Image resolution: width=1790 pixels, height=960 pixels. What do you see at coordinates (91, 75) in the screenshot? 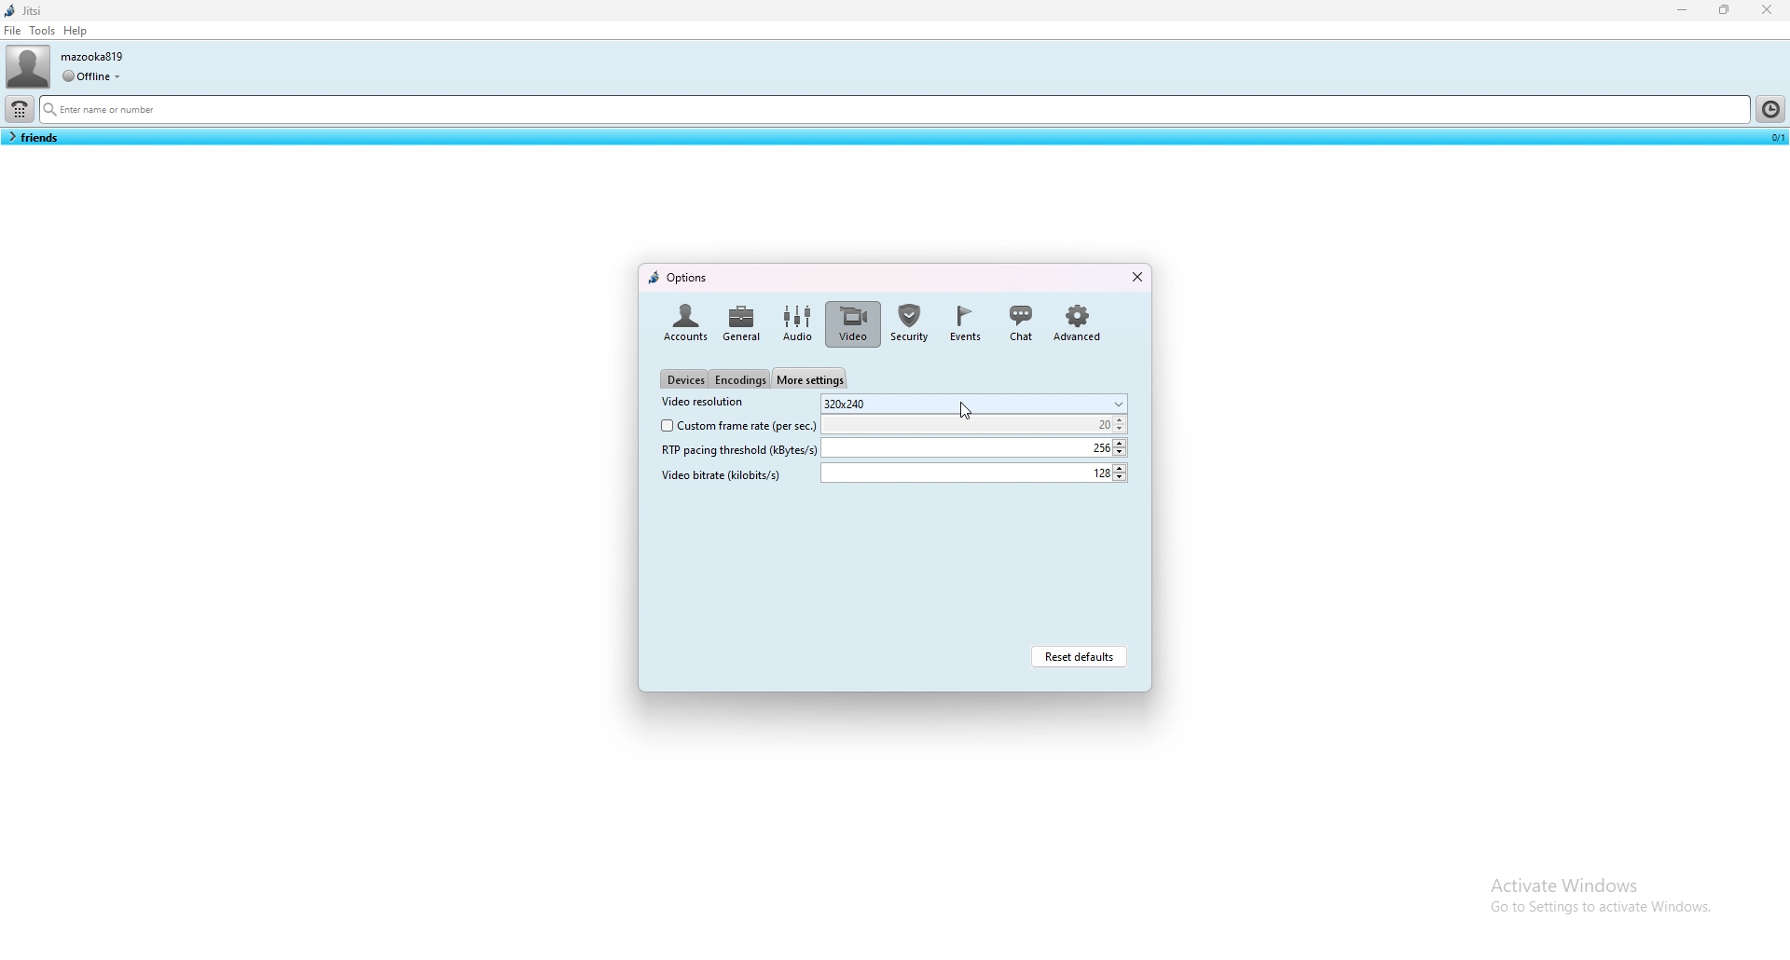
I see `user status` at bounding box center [91, 75].